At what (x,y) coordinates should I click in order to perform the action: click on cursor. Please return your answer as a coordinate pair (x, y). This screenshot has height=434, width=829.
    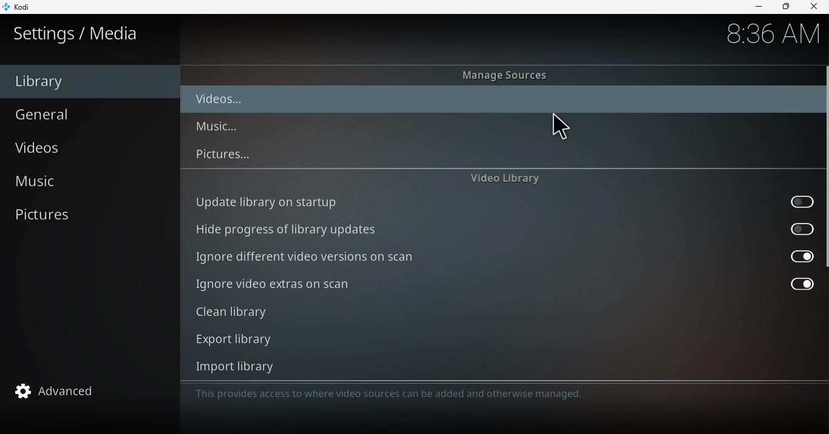
    Looking at the image, I should click on (563, 129).